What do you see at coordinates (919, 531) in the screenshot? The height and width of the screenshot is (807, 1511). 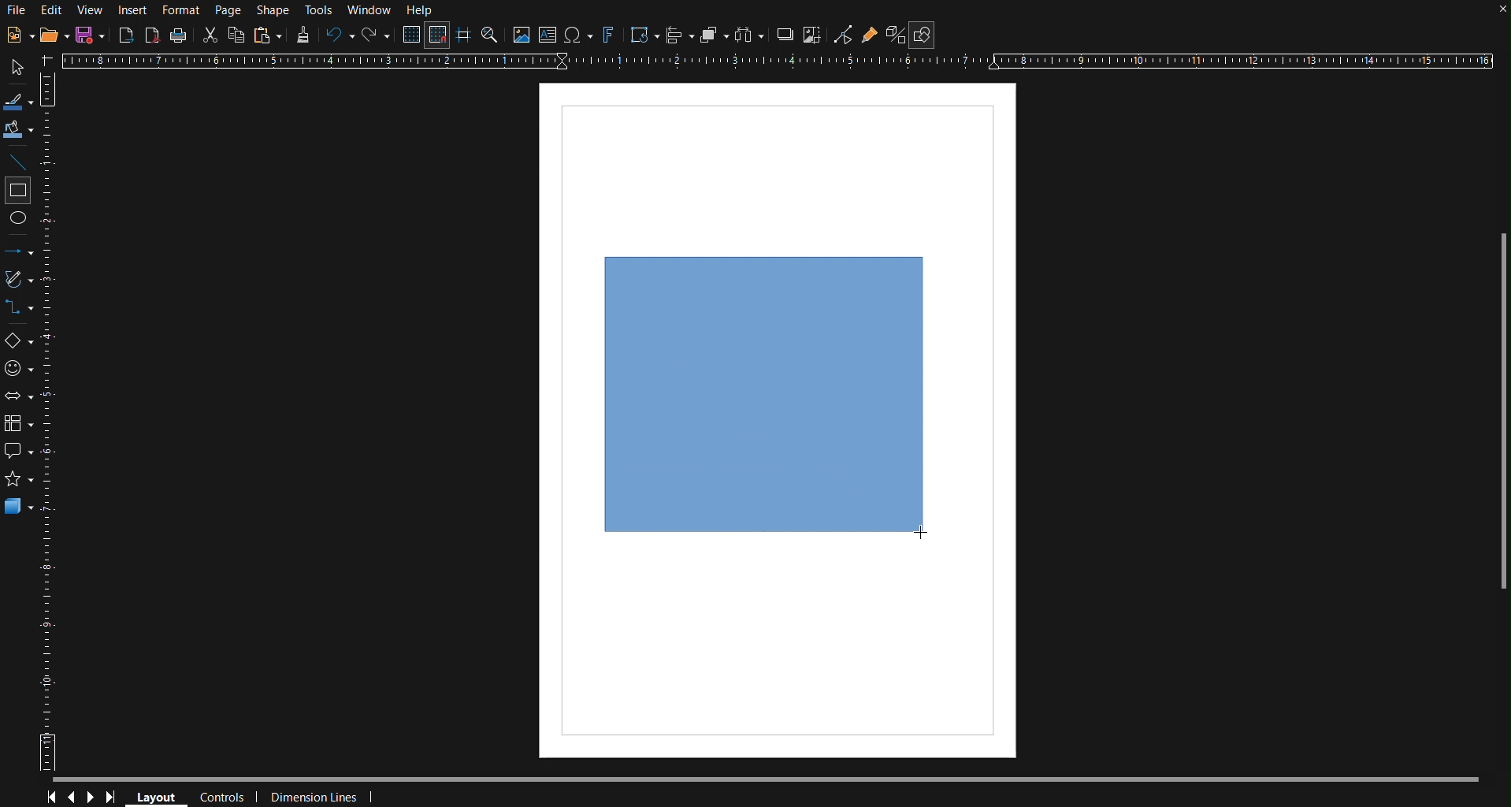 I see `Cursor` at bounding box center [919, 531].